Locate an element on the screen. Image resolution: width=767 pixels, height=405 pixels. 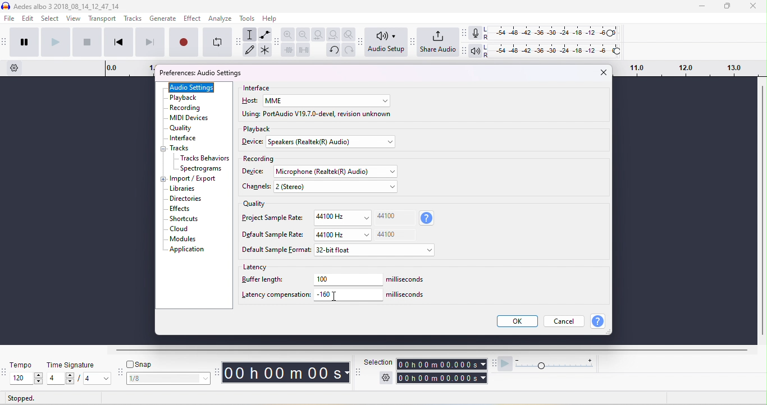
transport is located at coordinates (103, 19).